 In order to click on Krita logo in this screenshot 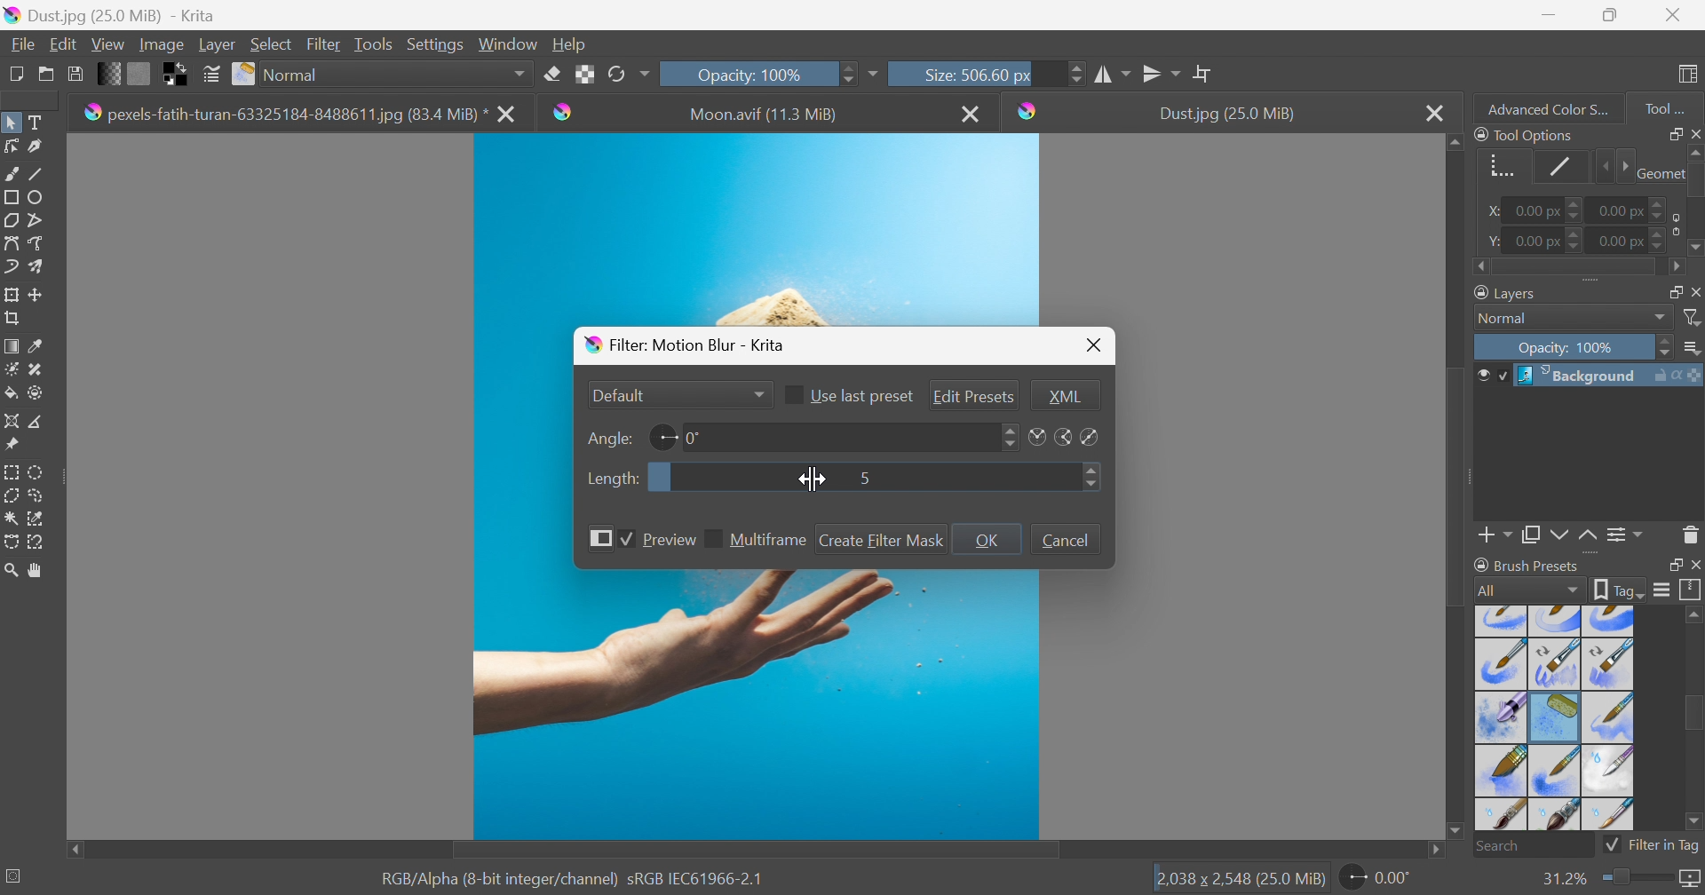, I will do `click(1028, 111)`.